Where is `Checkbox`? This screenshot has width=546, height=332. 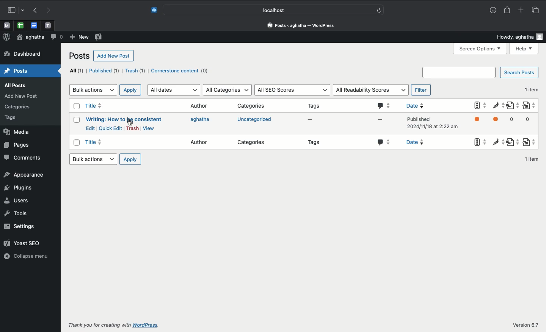 Checkbox is located at coordinates (77, 120).